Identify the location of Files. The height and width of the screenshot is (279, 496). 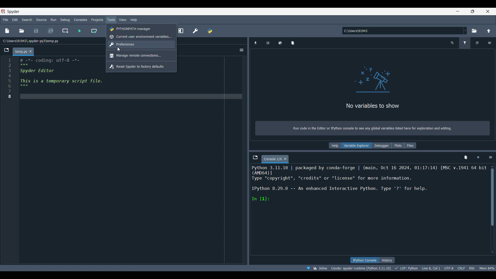
(410, 145).